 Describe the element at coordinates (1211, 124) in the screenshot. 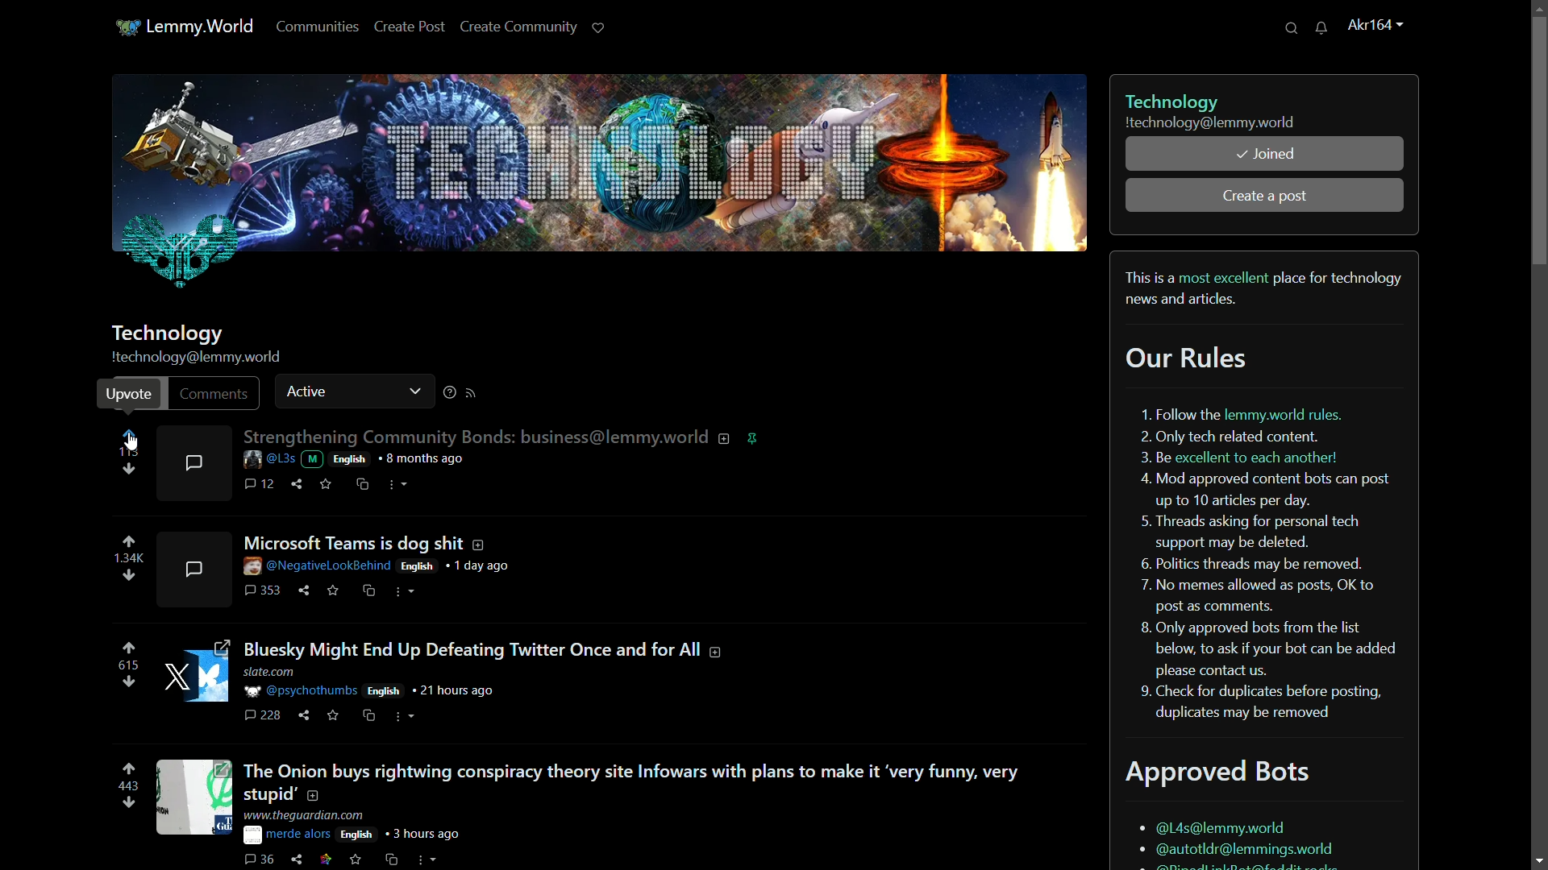

I see `community username` at that location.